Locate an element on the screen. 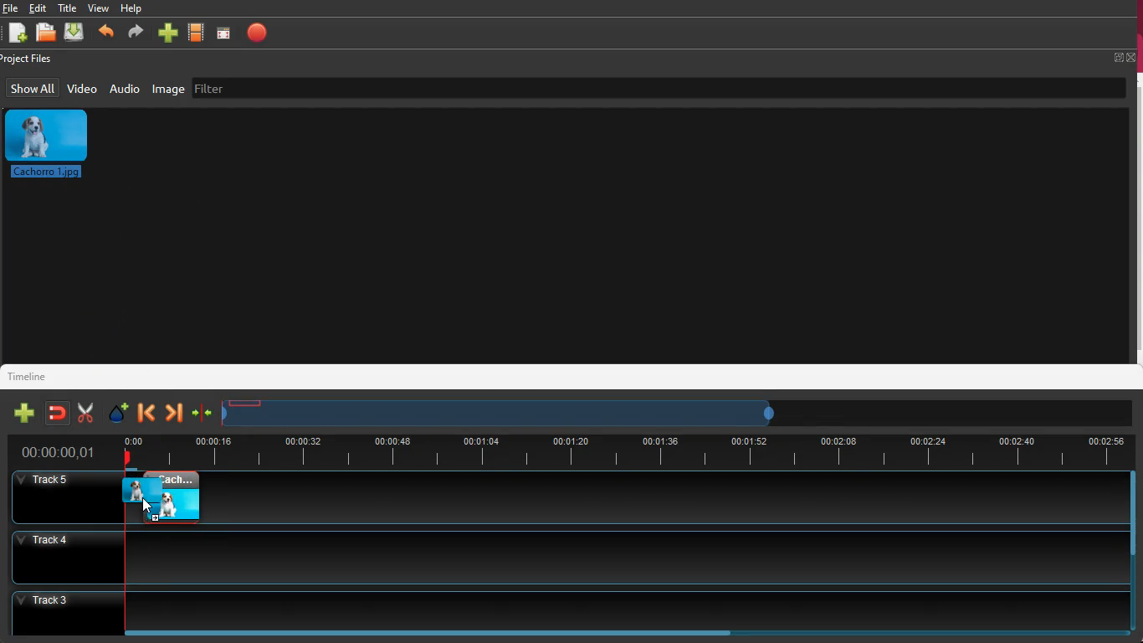  image is located at coordinates (169, 496).